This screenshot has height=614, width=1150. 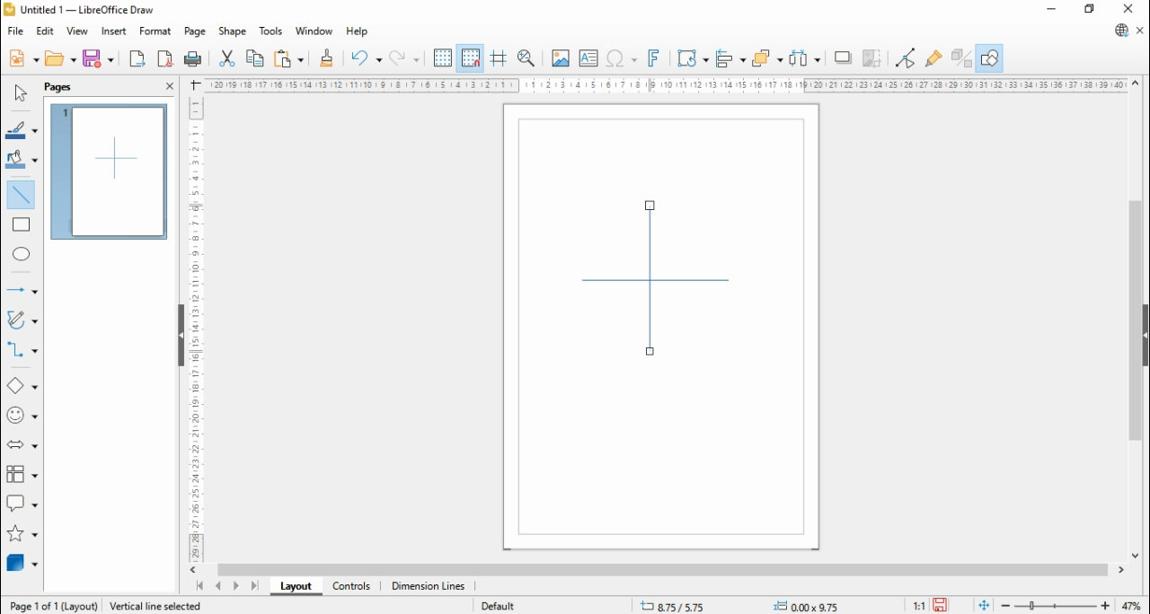 What do you see at coordinates (1141, 31) in the screenshot?
I see `close document` at bounding box center [1141, 31].